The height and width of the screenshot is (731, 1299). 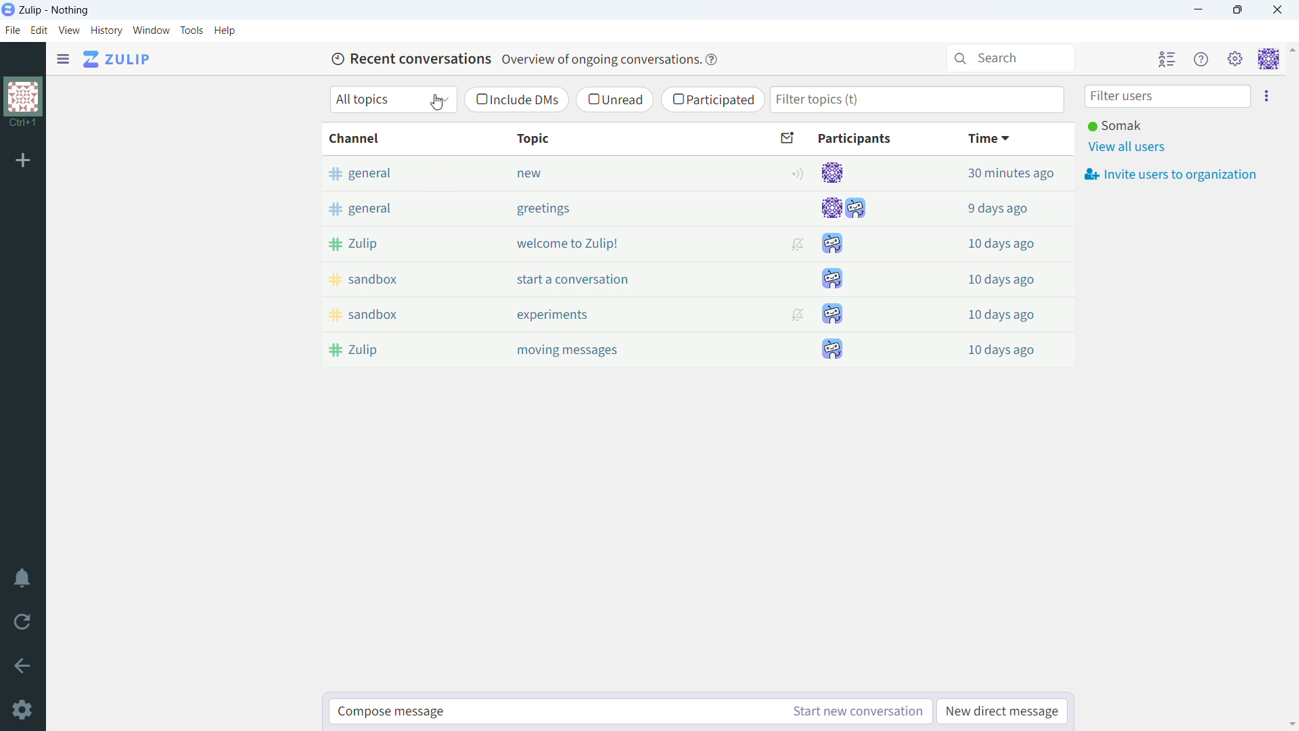 I want to click on view all users, so click(x=1129, y=148).